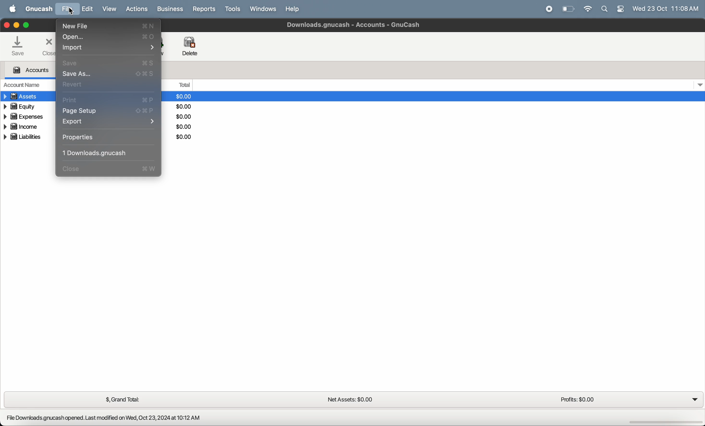 This screenshot has width=705, height=426. I want to click on edit, so click(86, 9).